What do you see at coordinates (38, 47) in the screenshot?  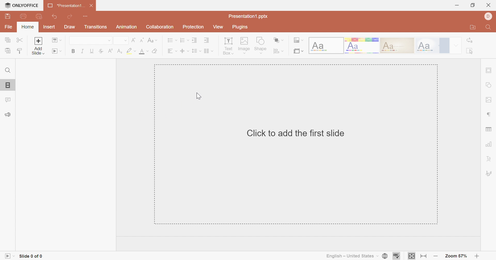 I see `Add Slide` at bounding box center [38, 47].